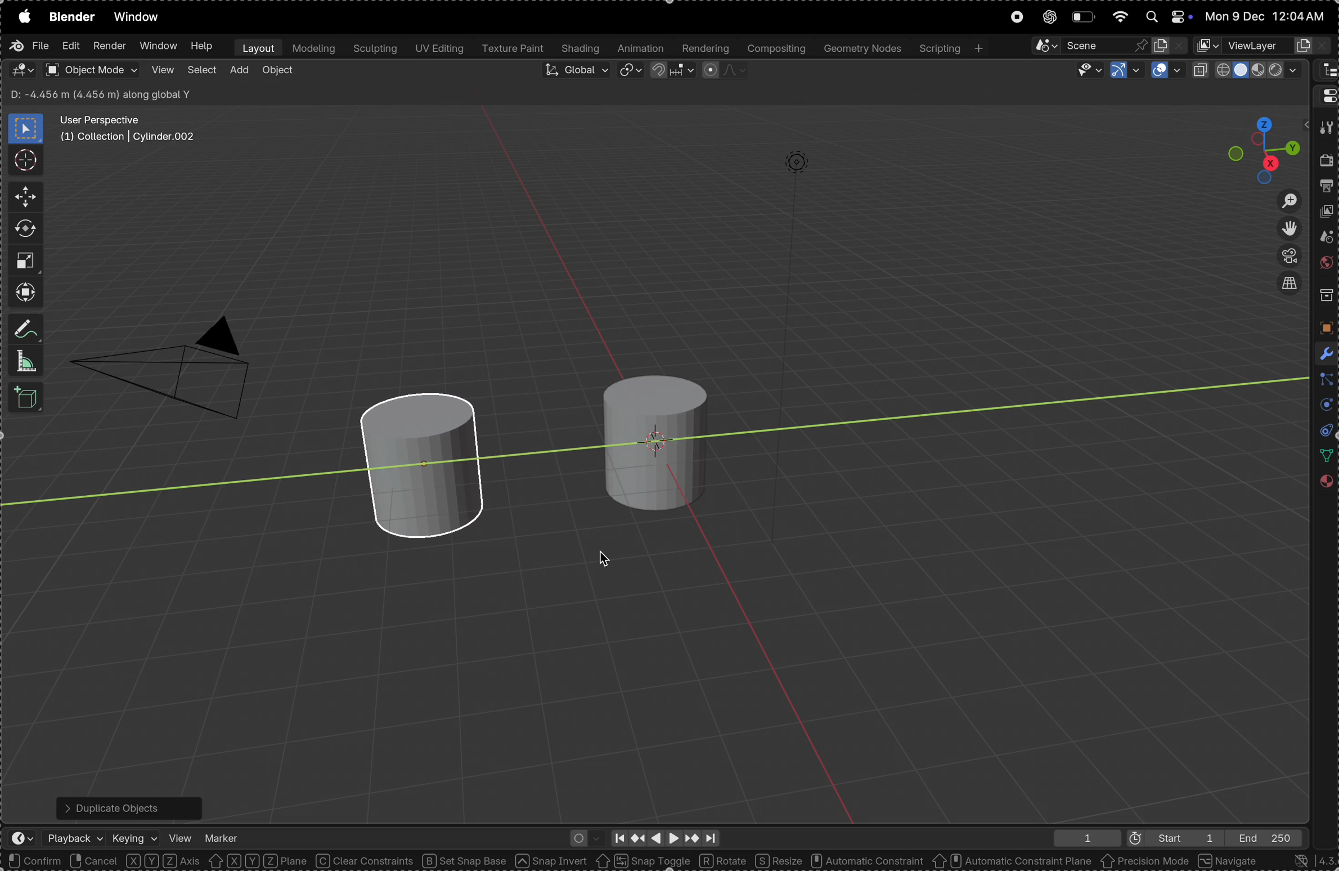 This screenshot has height=871, width=1339. I want to click on annotate measure, so click(27, 330).